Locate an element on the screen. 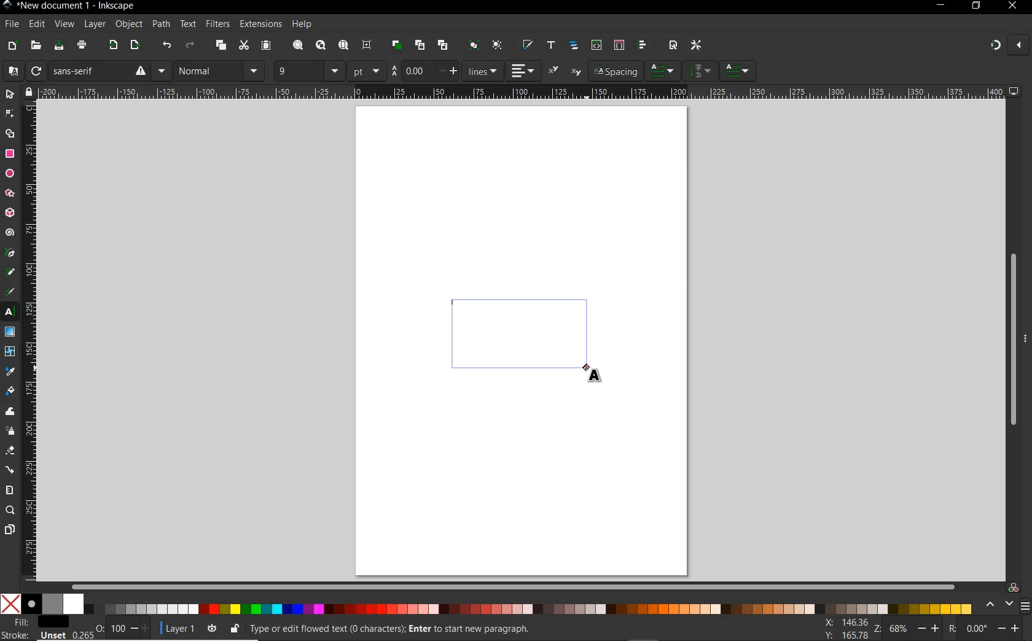 Image resolution: width=1032 pixels, height=641 pixels. Normal is located at coordinates (208, 71).